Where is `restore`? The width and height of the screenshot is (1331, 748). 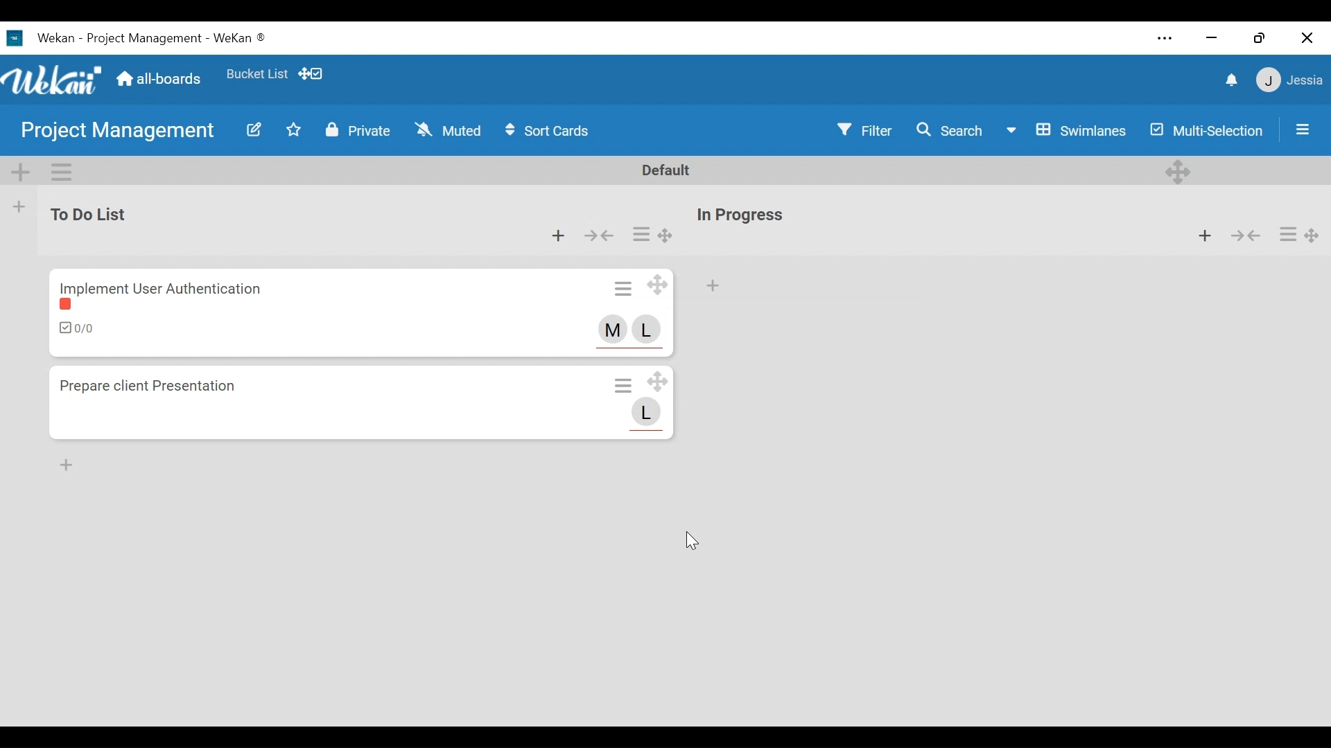 restore is located at coordinates (1258, 39).